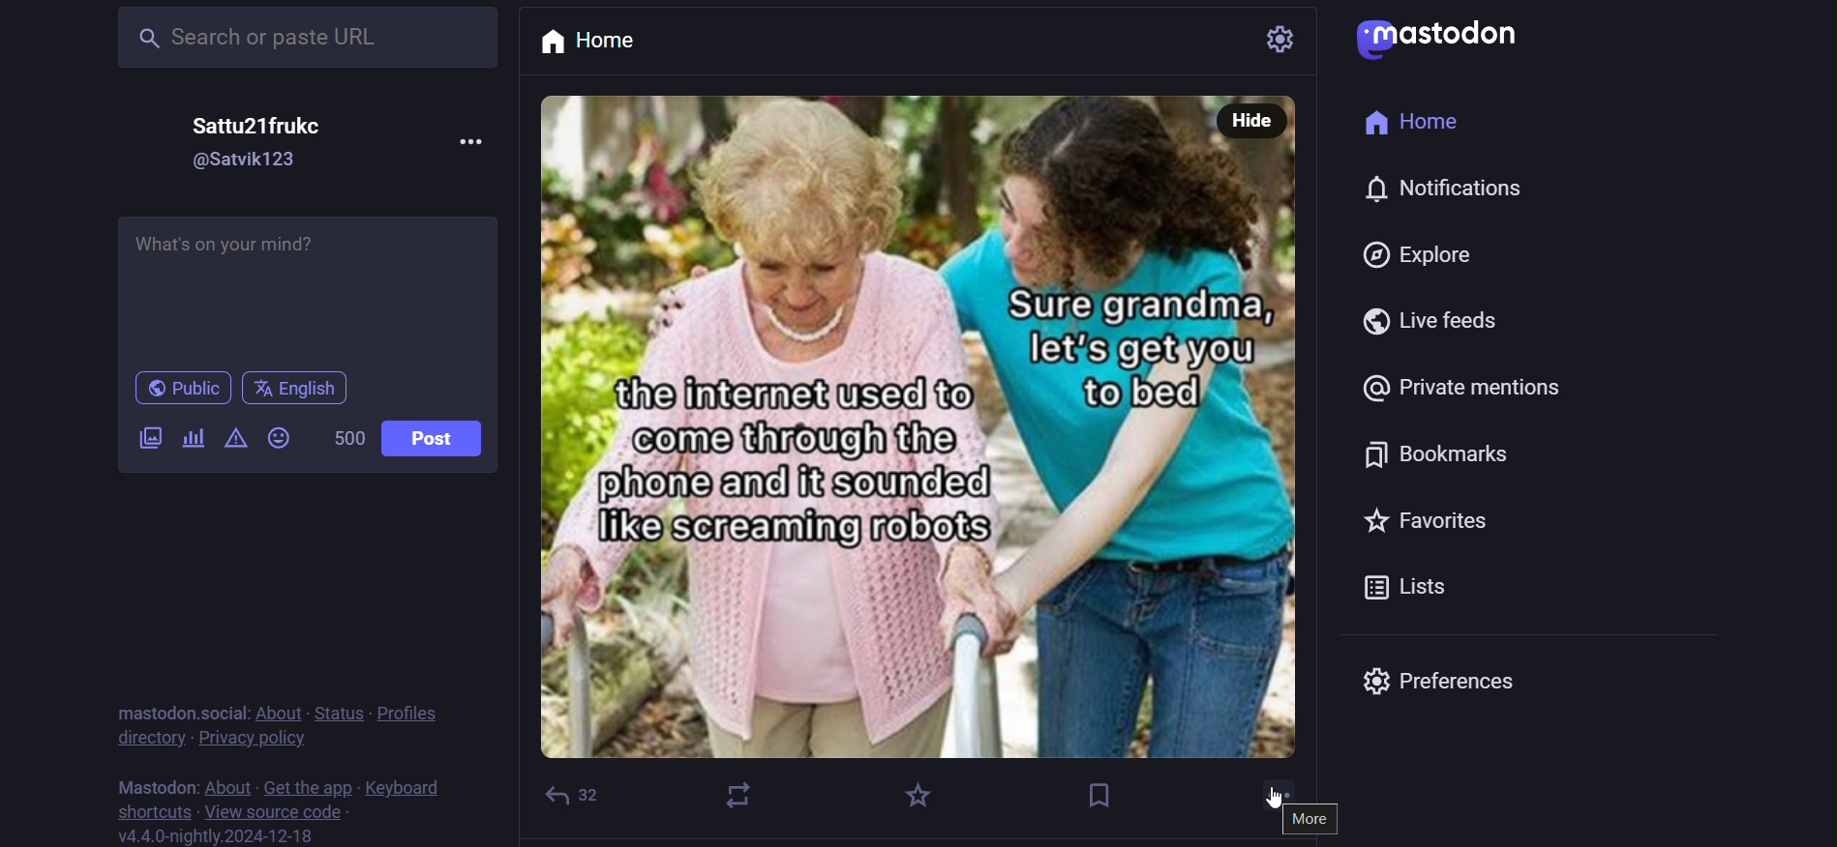 The width and height of the screenshot is (1837, 847). Describe the element at coordinates (1266, 803) in the screenshot. I see `cursor` at that location.